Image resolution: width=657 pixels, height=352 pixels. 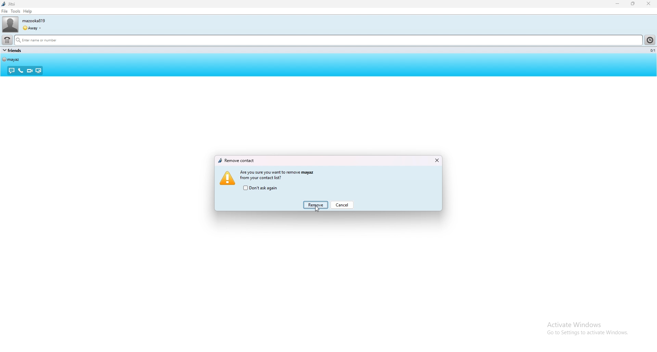 What do you see at coordinates (12, 71) in the screenshot?
I see `chat` at bounding box center [12, 71].